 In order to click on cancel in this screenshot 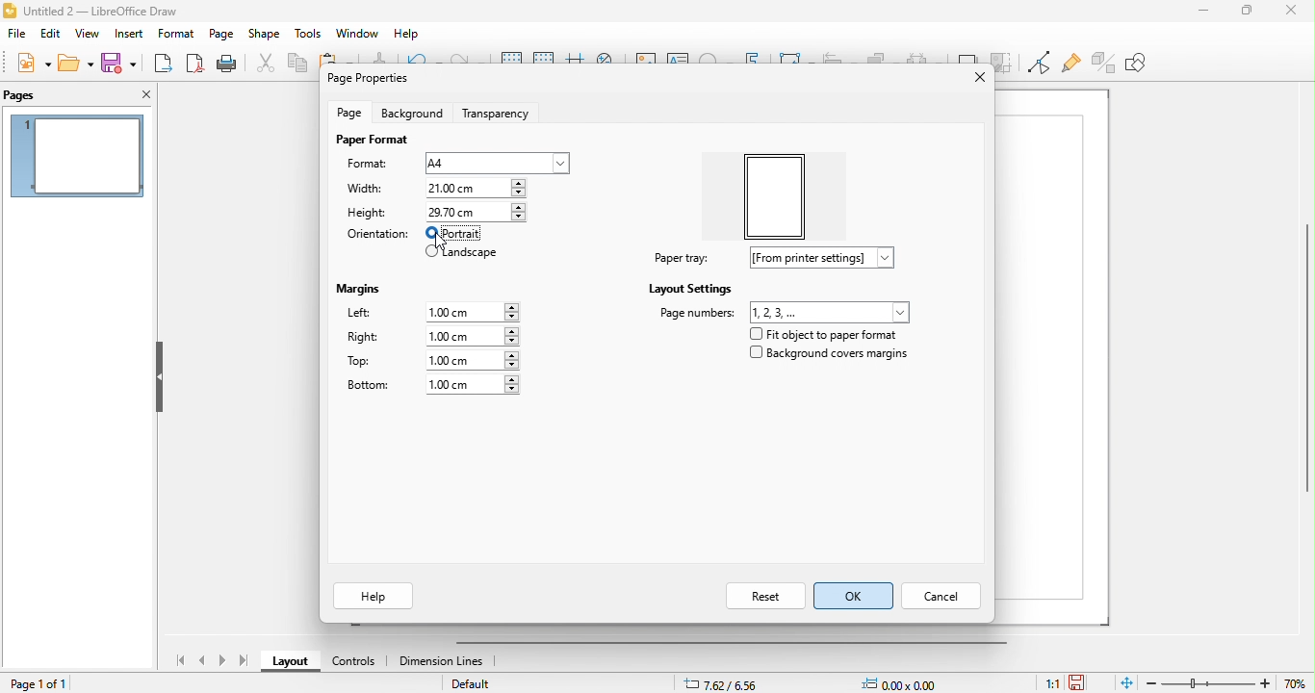, I will do `click(941, 598)`.